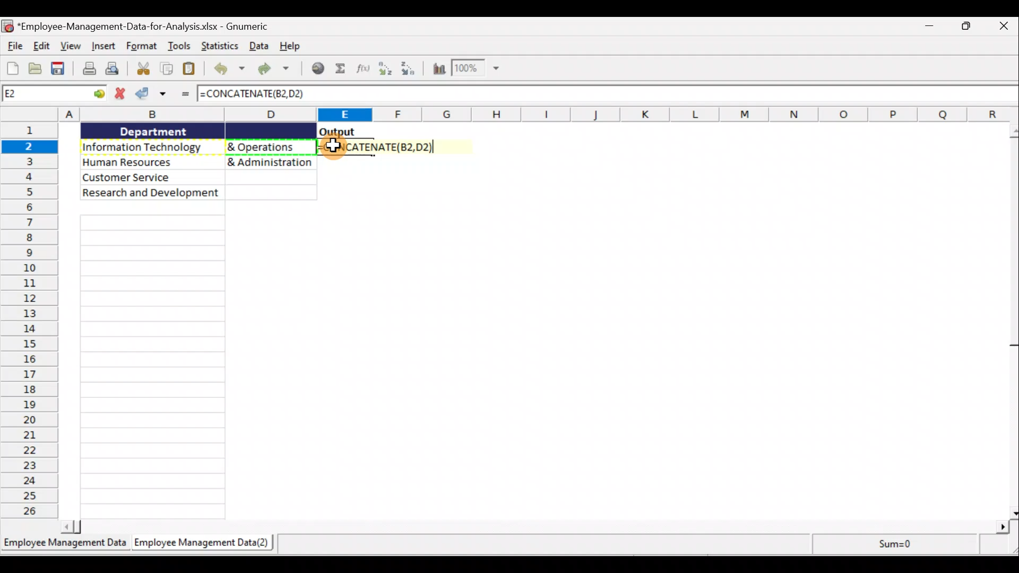  I want to click on Help, so click(288, 46).